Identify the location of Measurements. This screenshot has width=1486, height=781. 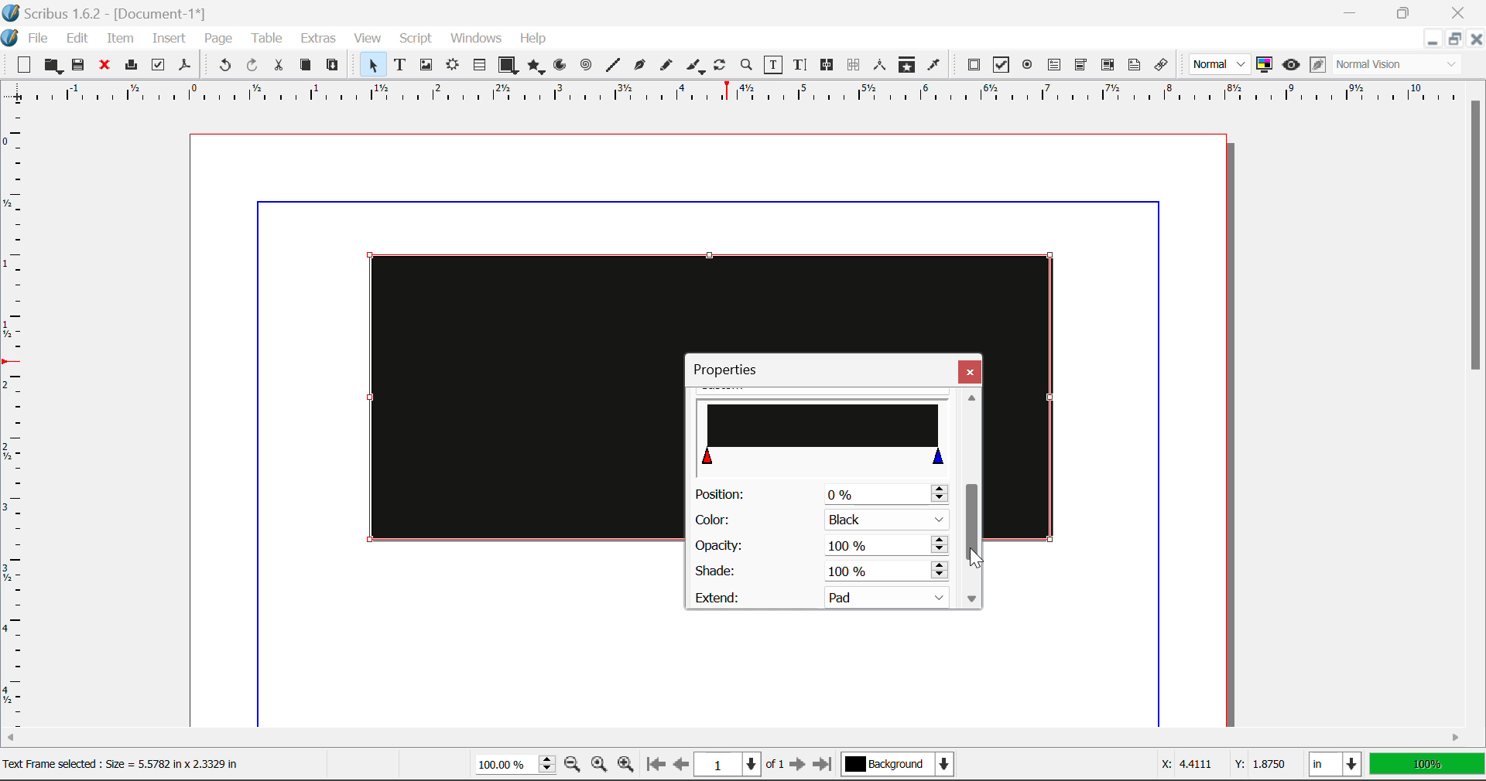
(881, 65).